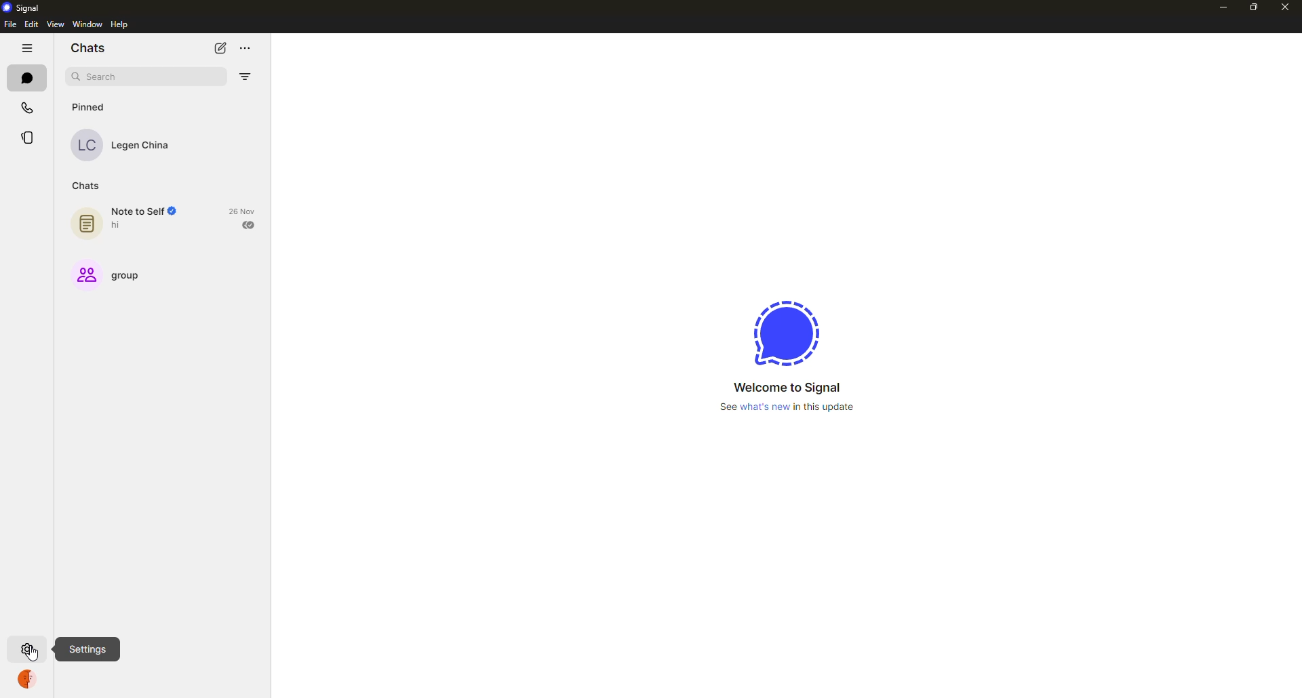  What do you see at coordinates (216, 47) in the screenshot?
I see `new chat` at bounding box center [216, 47].